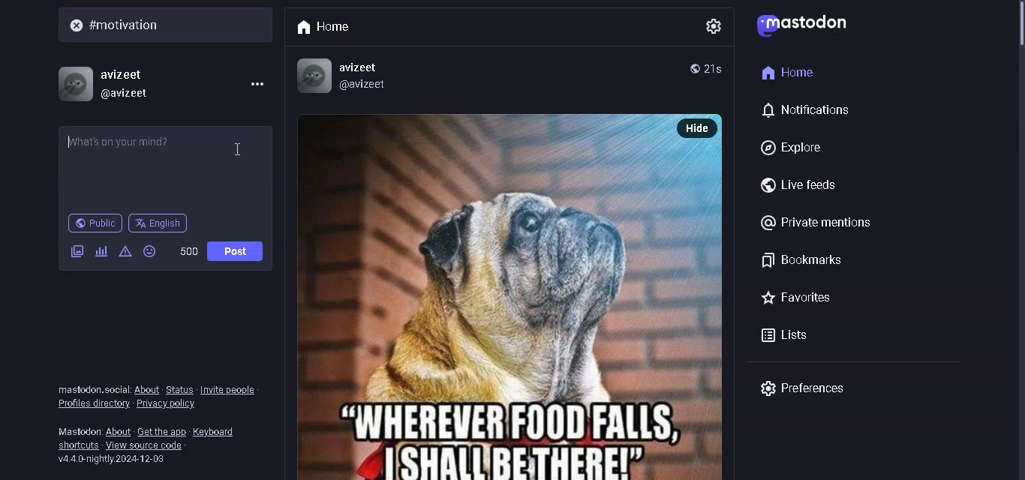 This screenshot has width=1025, height=480. What do you see at coordinates (115, 460) in the screenshot?
I see `version` at bounding box center [115, 460].